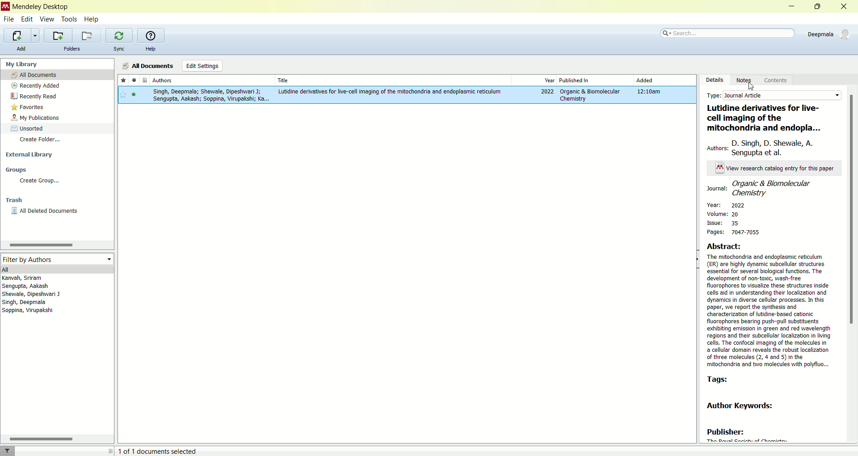 Image resolution: width=858 pixels, height=456 pixels. What do you see at coordinates (734, 245) in the screenshot?
I see `Abstract` at bounding box center [734, 245].